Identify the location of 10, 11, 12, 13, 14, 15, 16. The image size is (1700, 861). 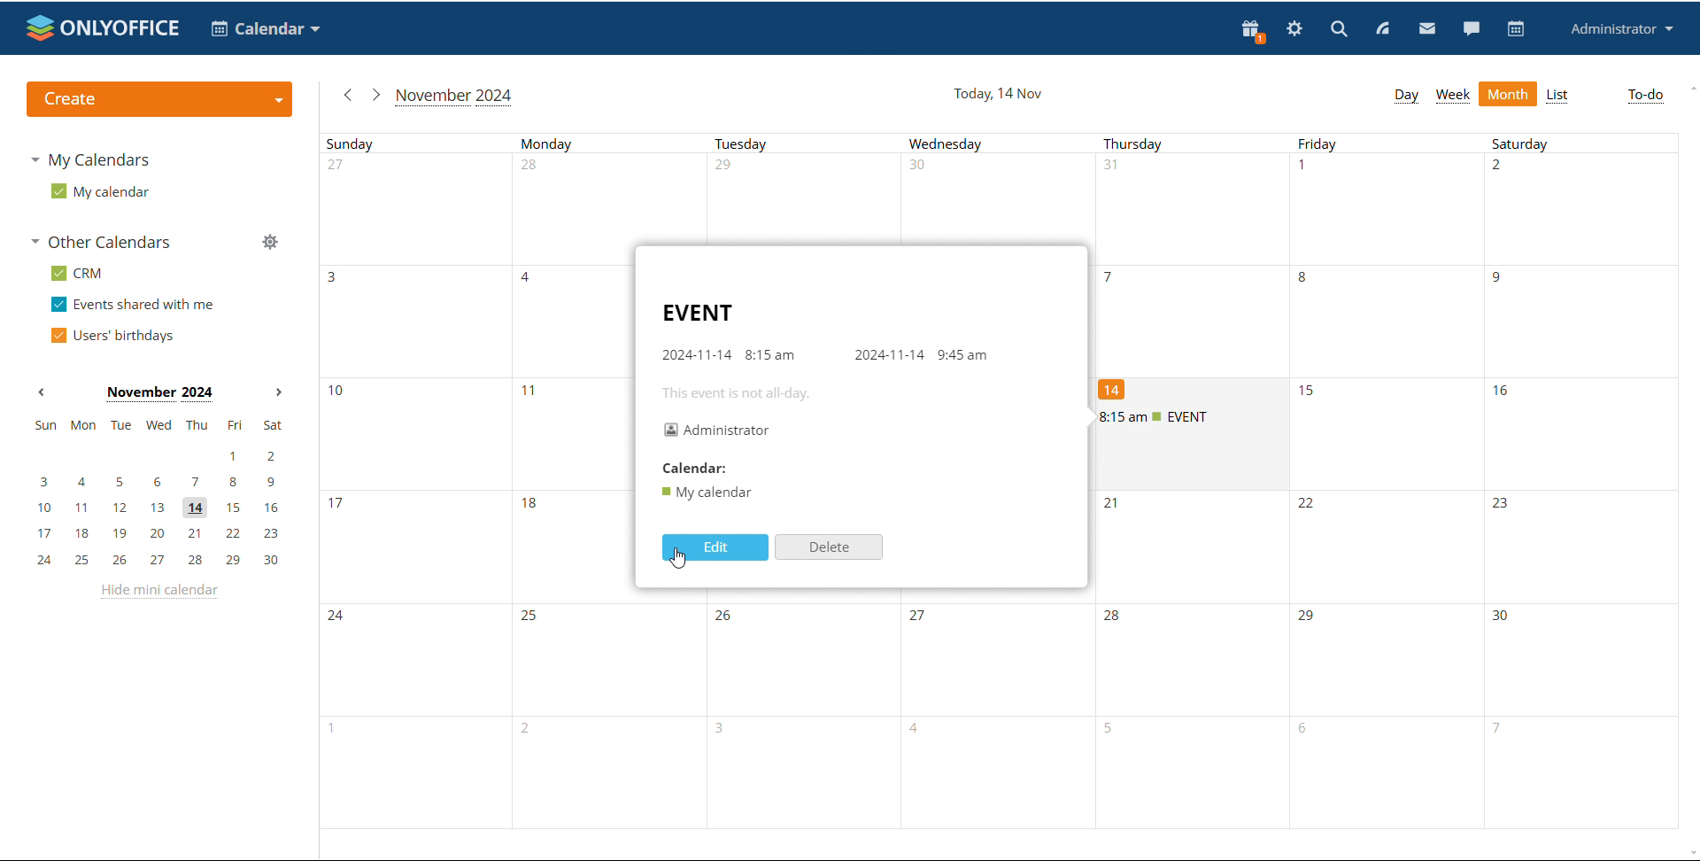
(158, 508).